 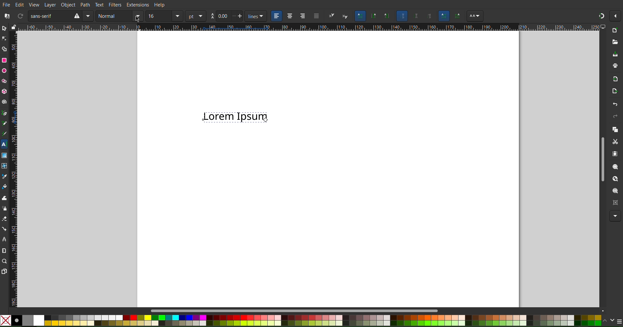 What do you see at coordinates (20, 16) in the screenshot?
I see `Refresh` at bounding box center [20, 16].